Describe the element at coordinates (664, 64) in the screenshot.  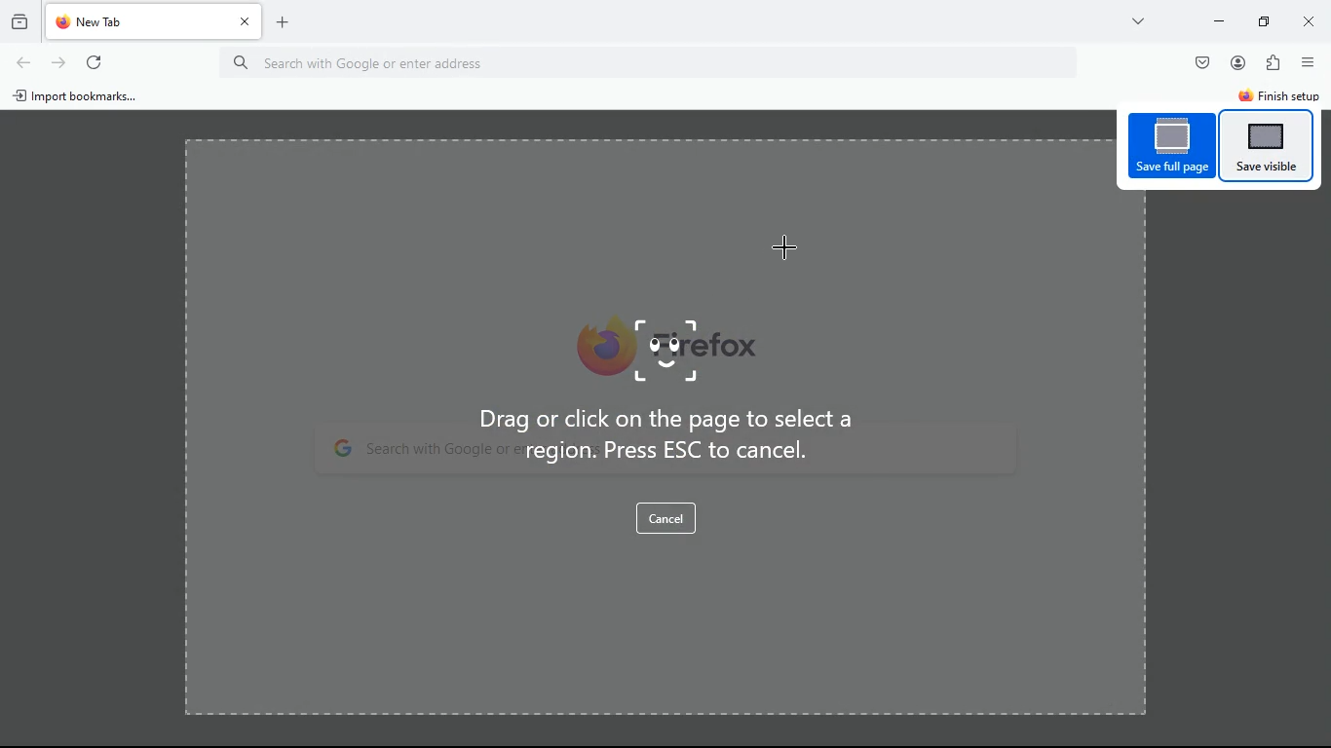
I see `Search bar` at that location.